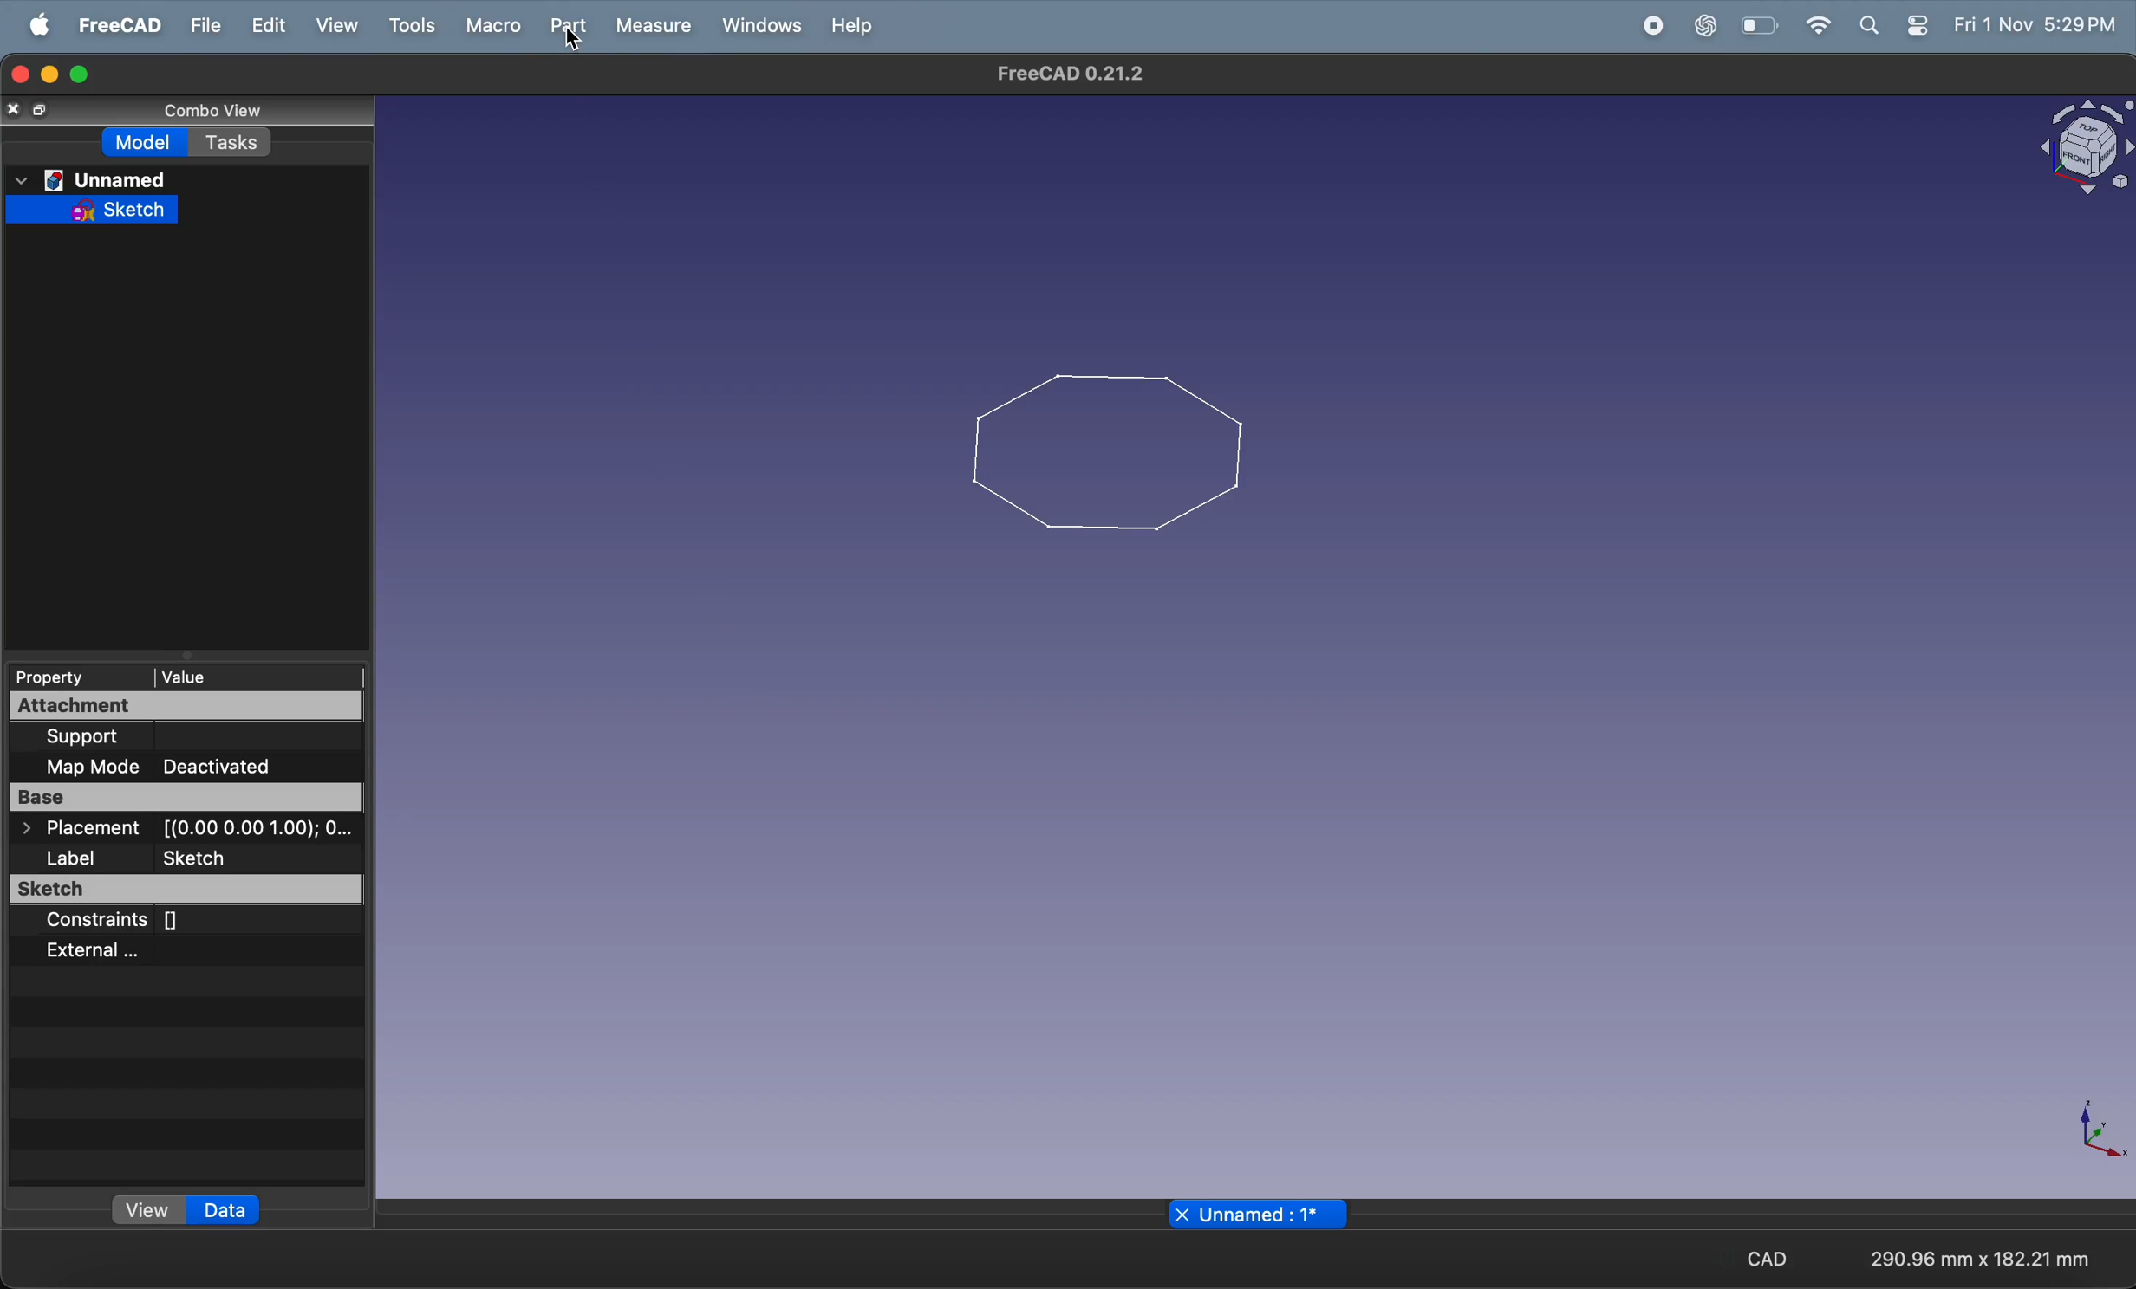  What do you see at coordinates (1764, 1257) in the screenshot?
I see `cad` at bounding box center [1764, 1257].